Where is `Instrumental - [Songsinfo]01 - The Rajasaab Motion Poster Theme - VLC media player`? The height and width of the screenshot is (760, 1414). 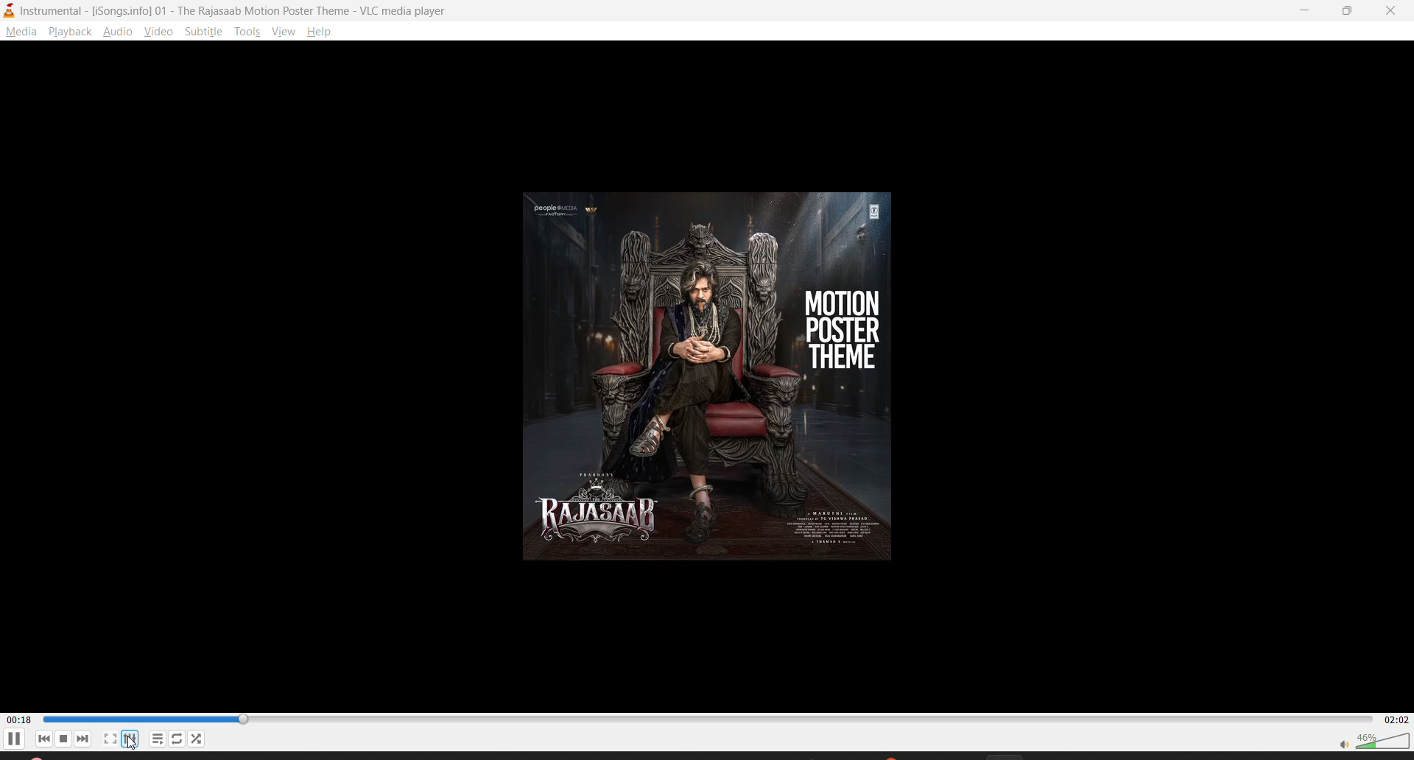 Instrumental - [Songsinfo]01 - The Rajasaab Motion Poster Theme - VLC media player is located at coordinates (229, 10).